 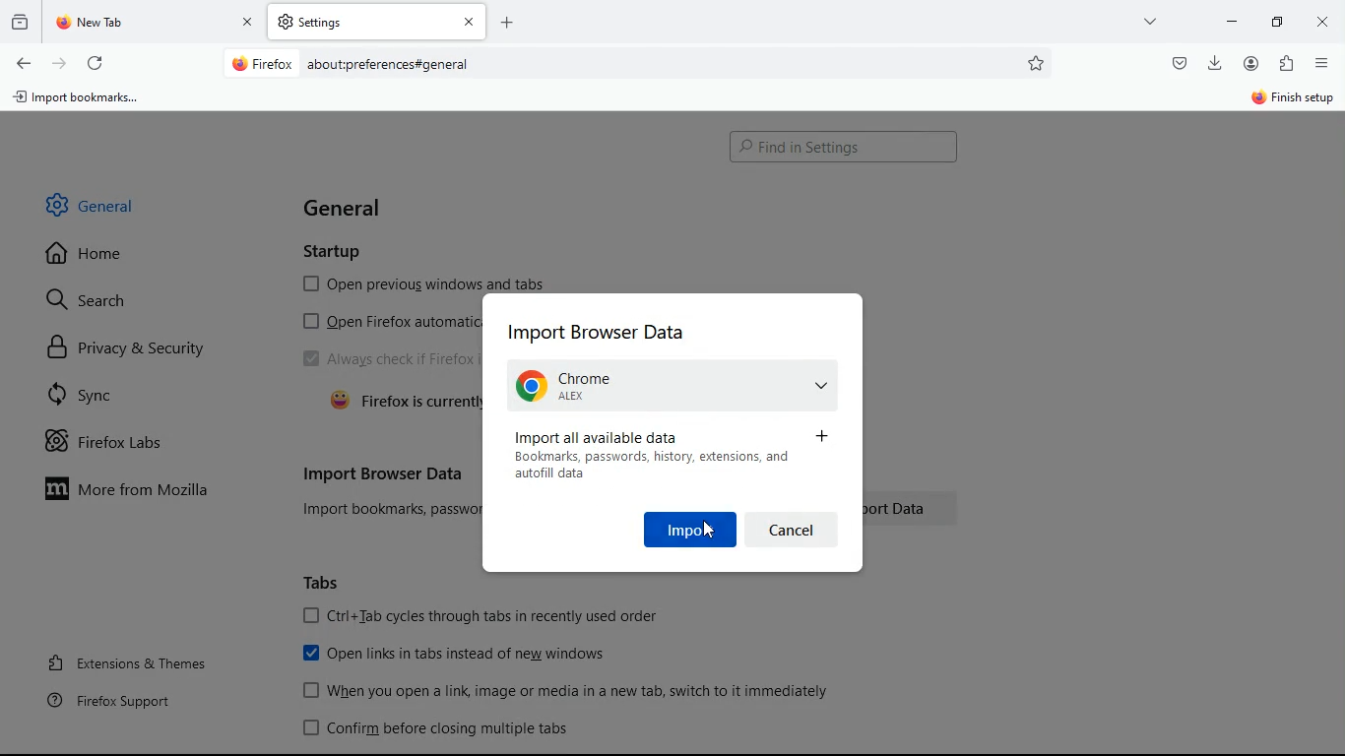 I want to click on firefox support, so click(x=120, y=700).